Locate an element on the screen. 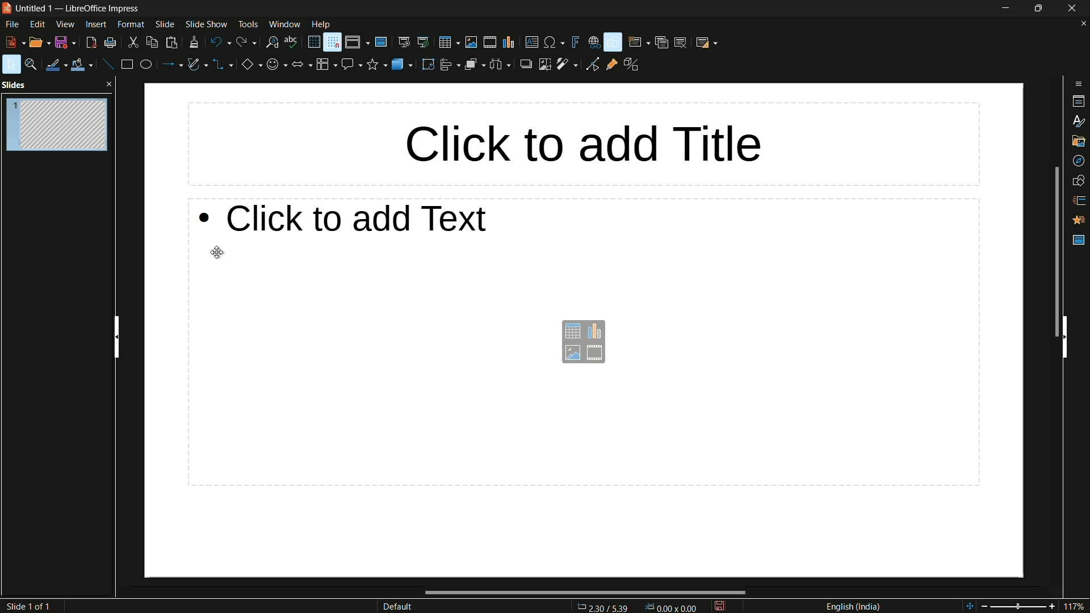 This screenshot has height=613, width=1090. zoom and pan is located at coordinates (32, 66).